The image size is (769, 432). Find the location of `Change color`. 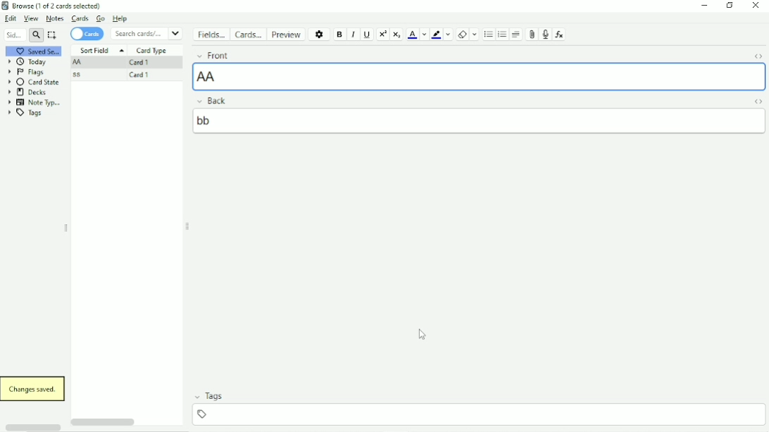

Change color is located at coordinates (448, 34).